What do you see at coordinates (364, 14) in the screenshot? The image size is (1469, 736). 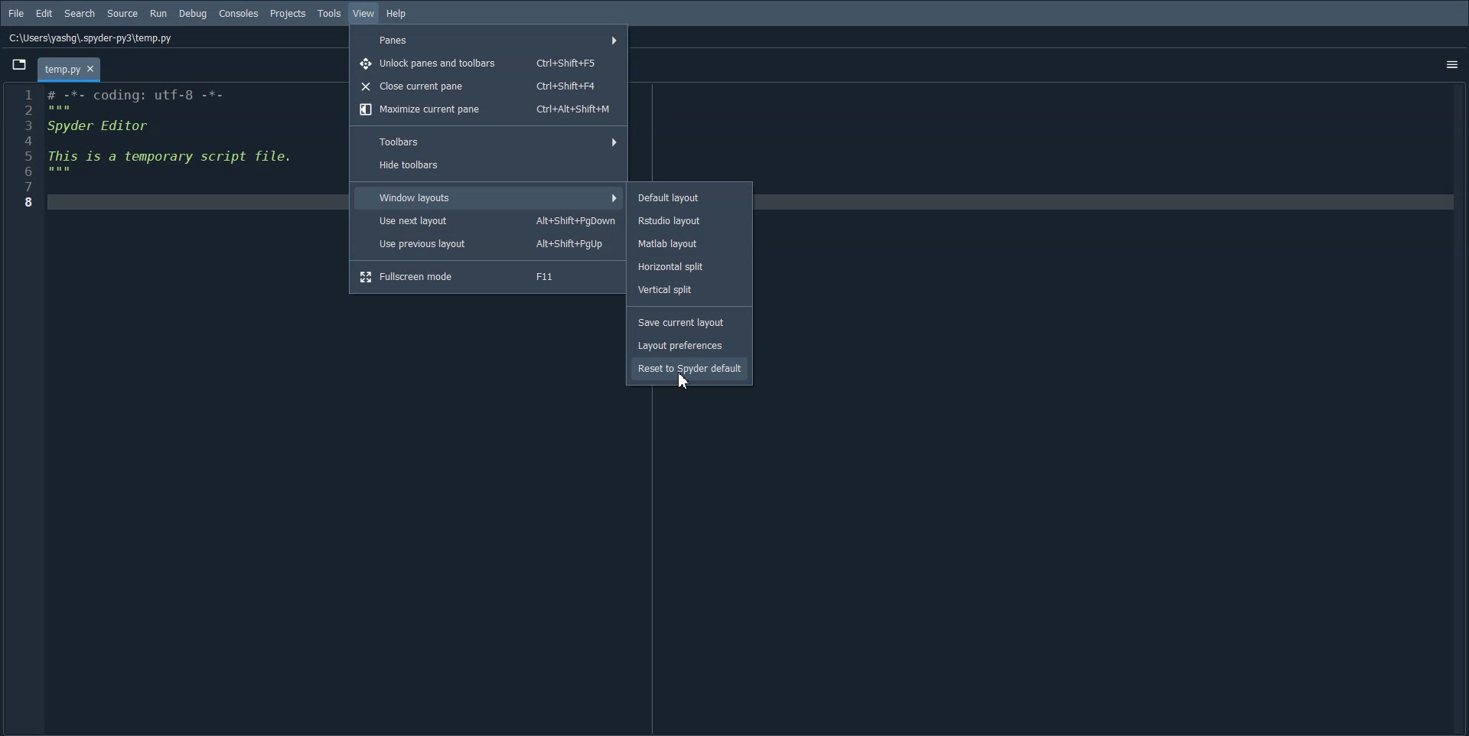 I see `View` at bounding box center [364, 14].